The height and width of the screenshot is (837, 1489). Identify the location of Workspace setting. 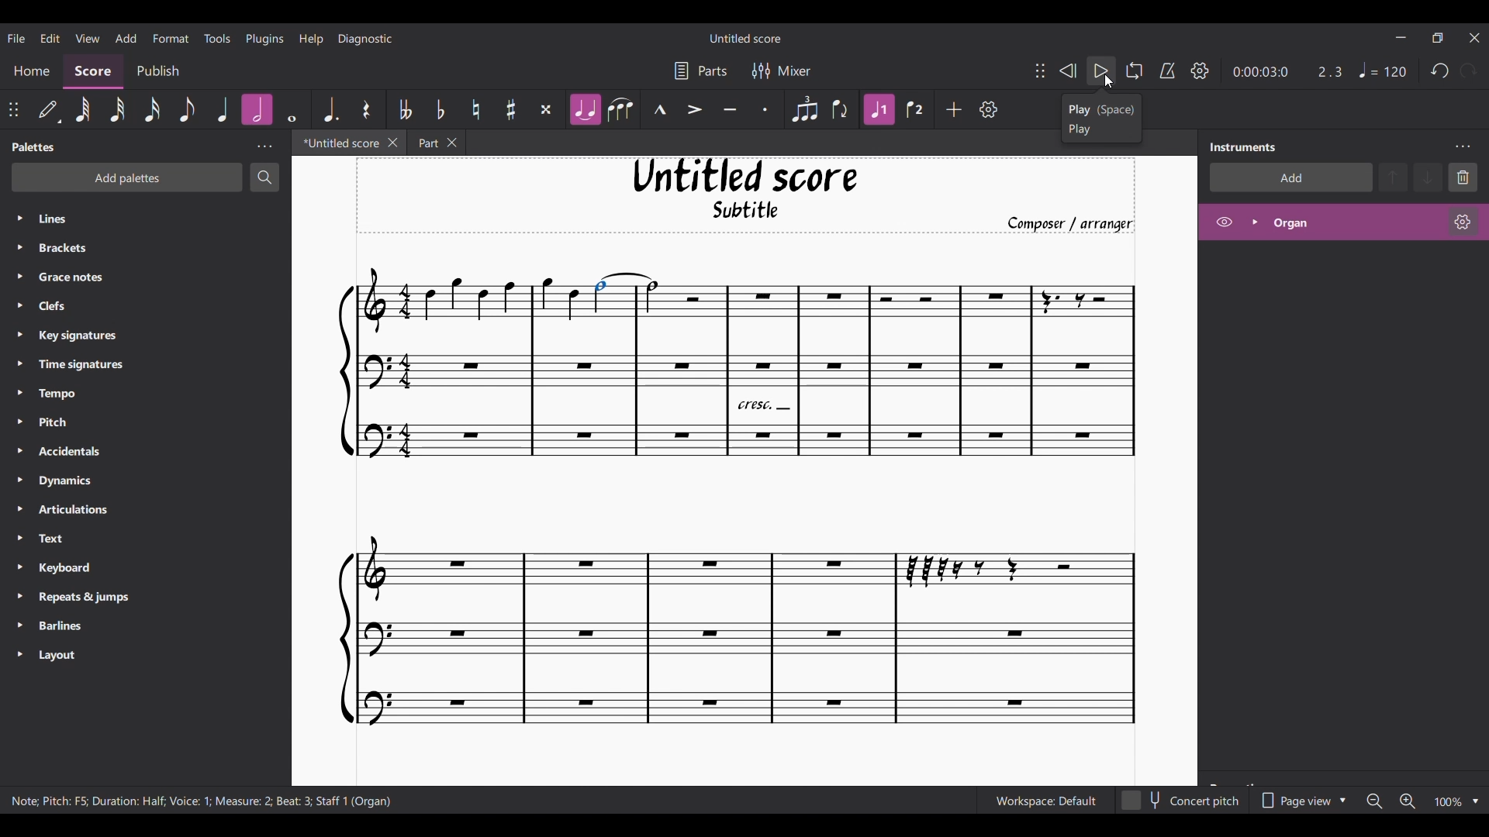
(1045, 801).